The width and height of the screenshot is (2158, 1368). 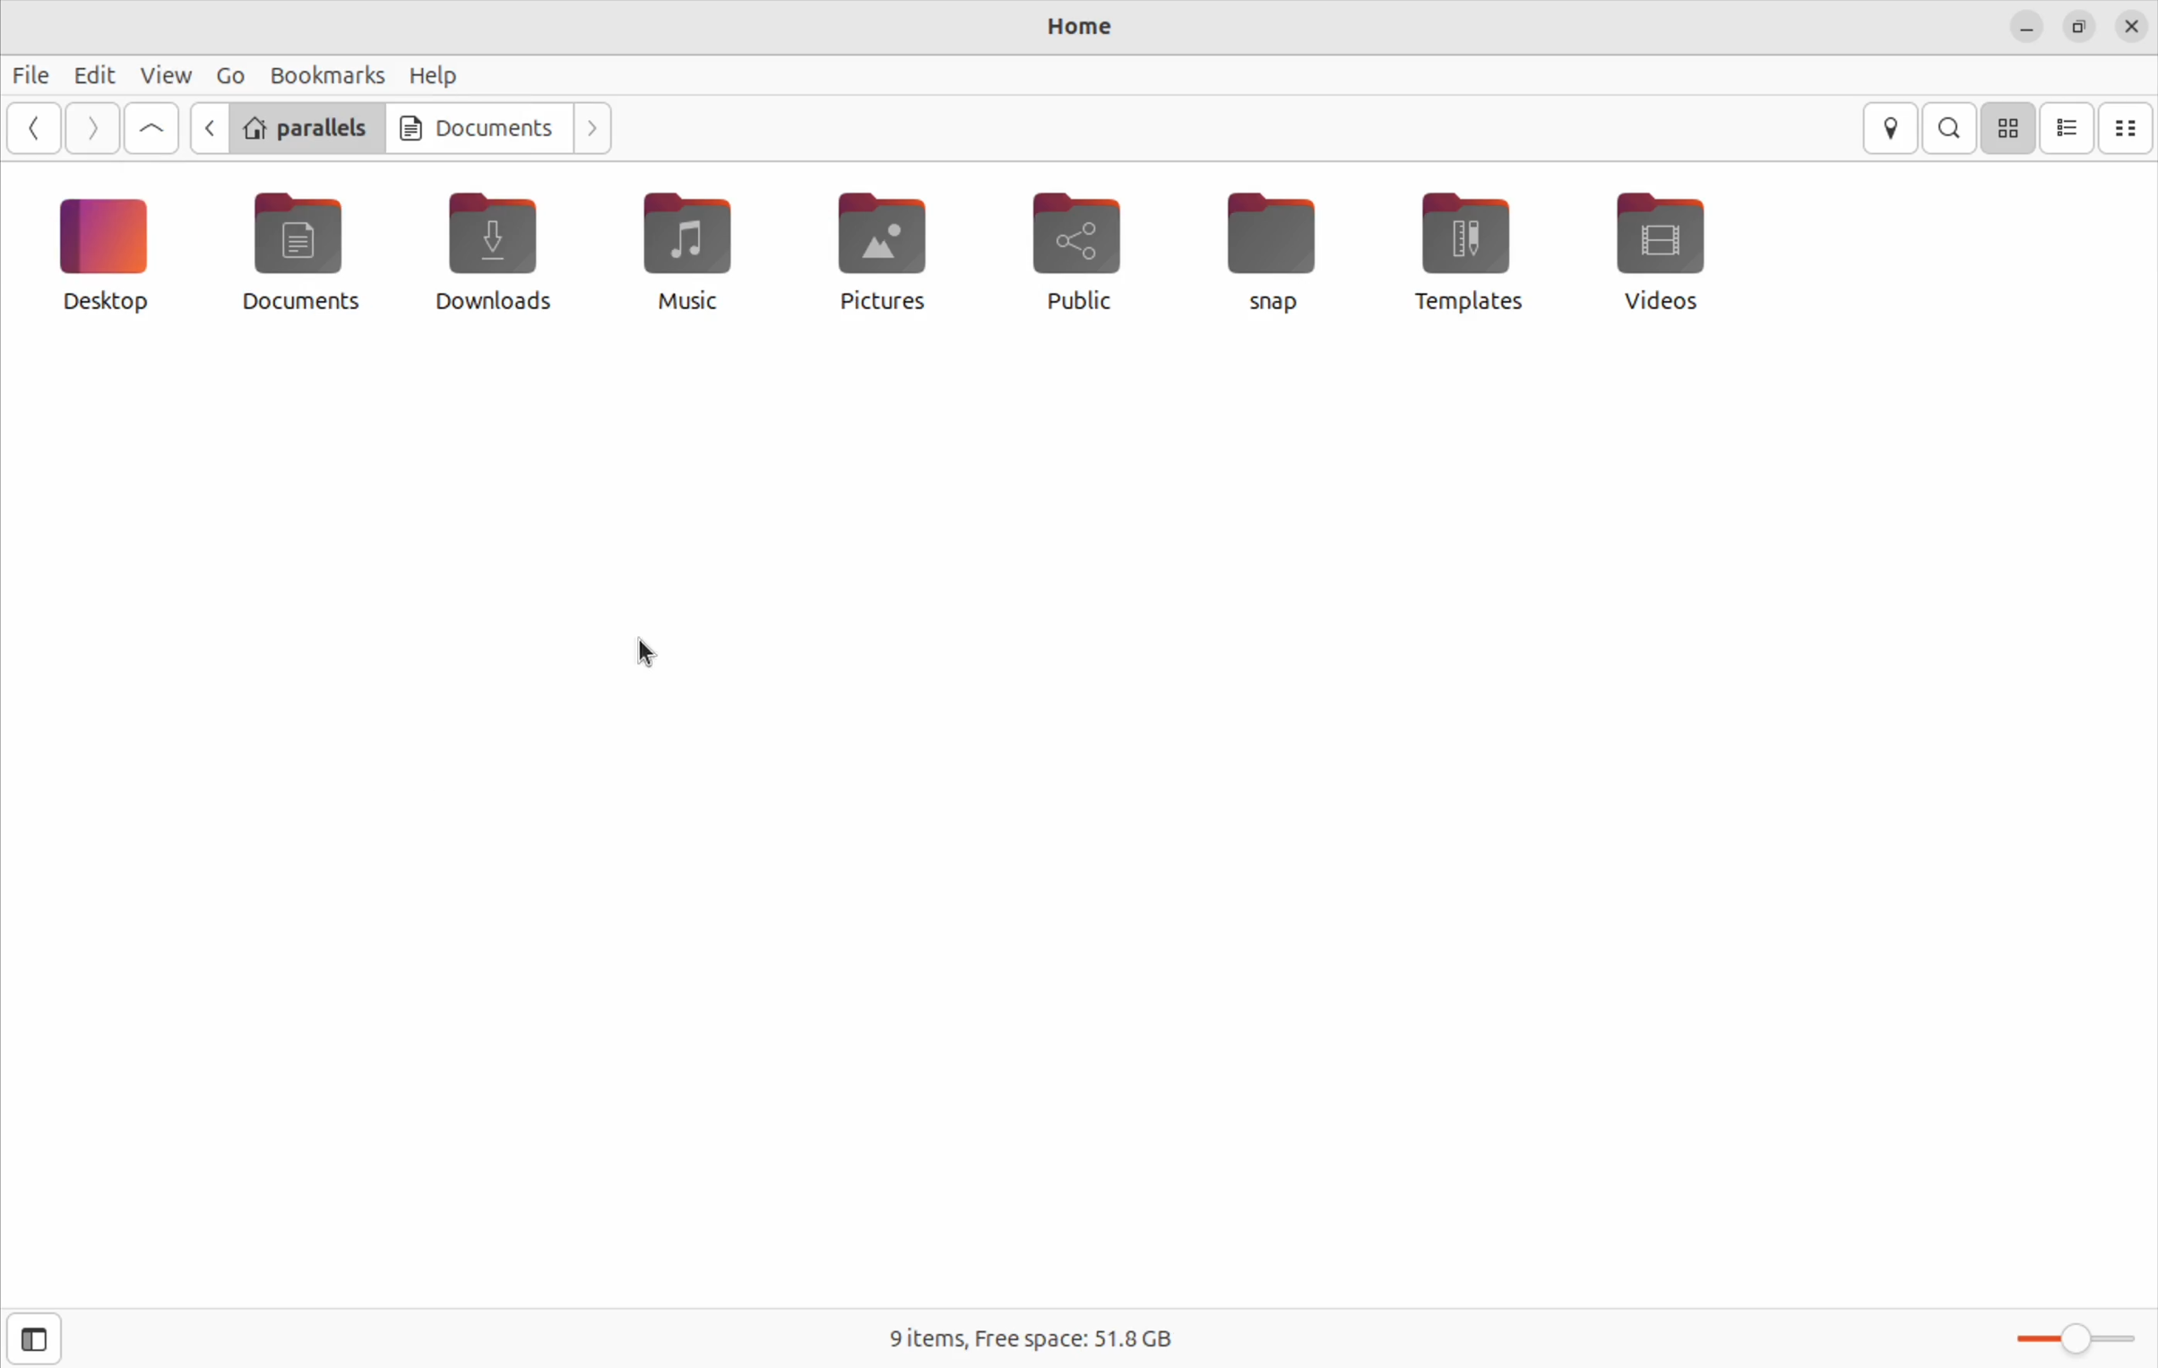 What do you see at coordinates (2029, 25) in the screenshot?
I see `minimize` at bounding box center [2029, 25].